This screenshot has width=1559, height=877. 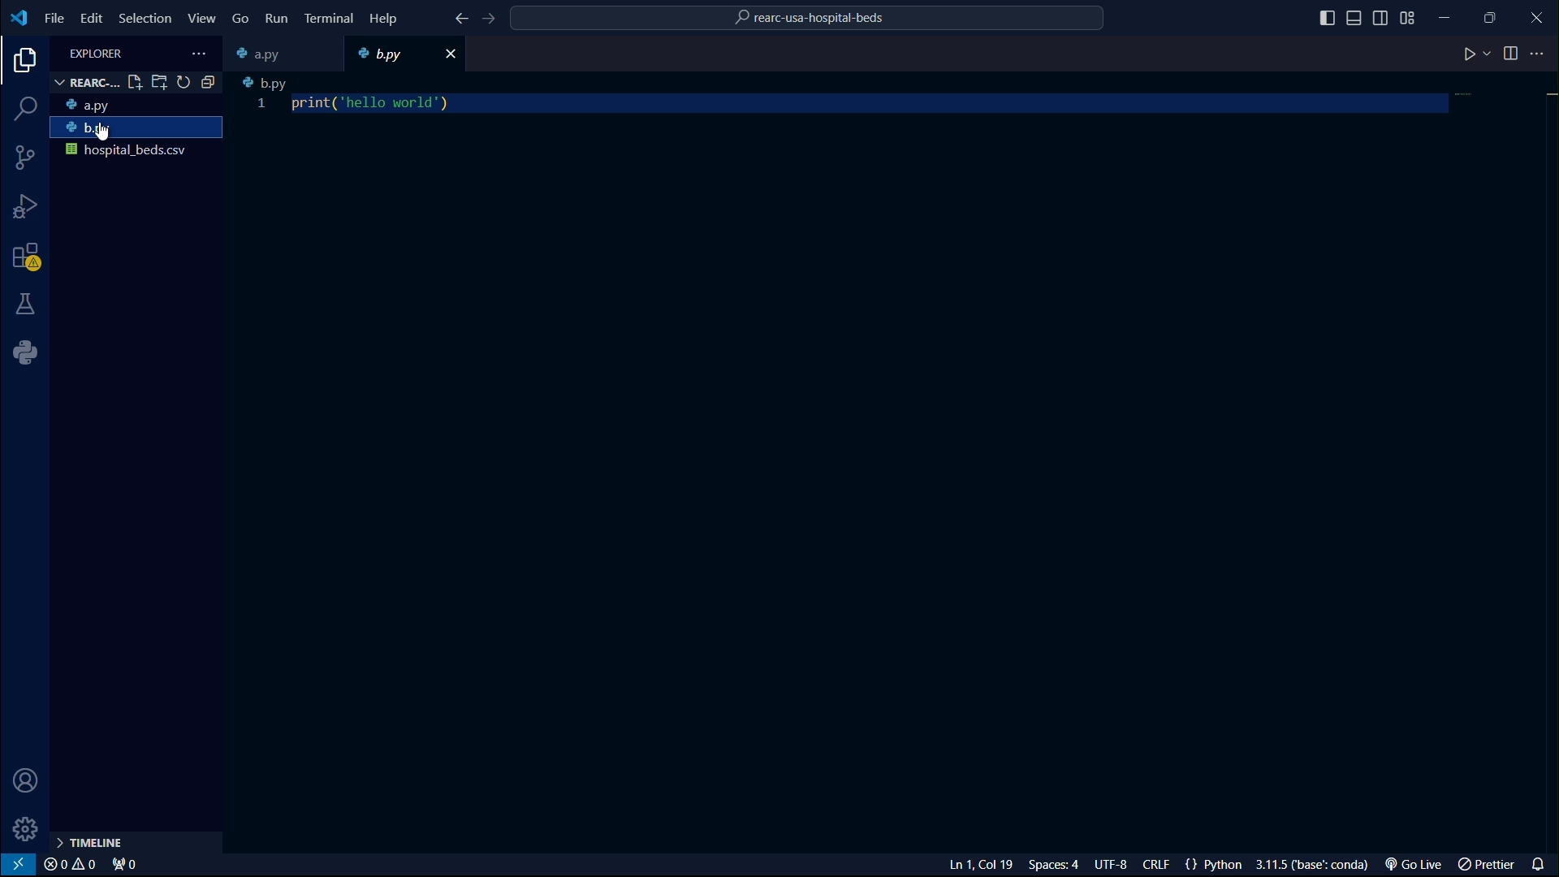 I want to click on prettier extension, so click(x=1488, y=864).